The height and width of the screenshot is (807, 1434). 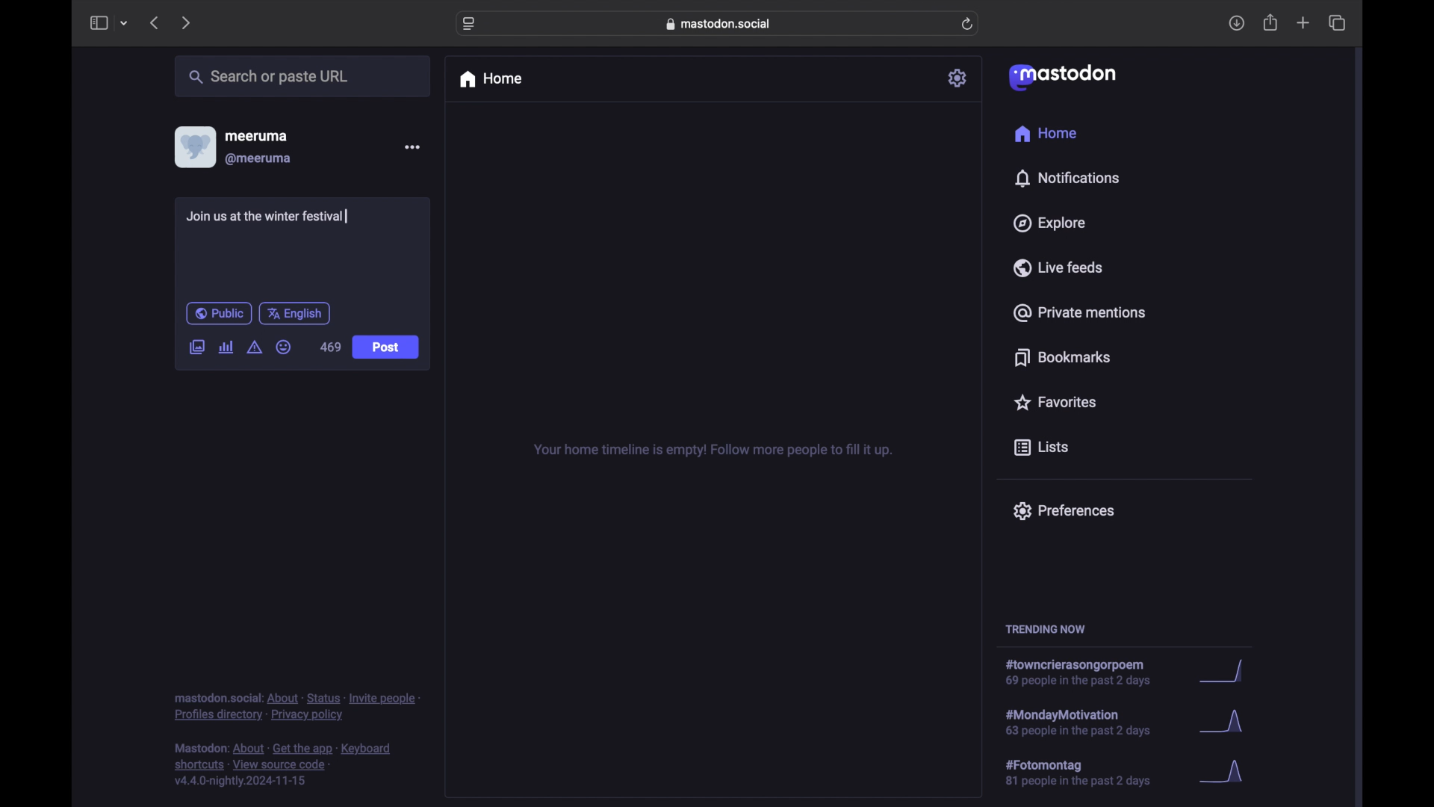 I want to click on hashtag trend, so click(x=1088, y=721).